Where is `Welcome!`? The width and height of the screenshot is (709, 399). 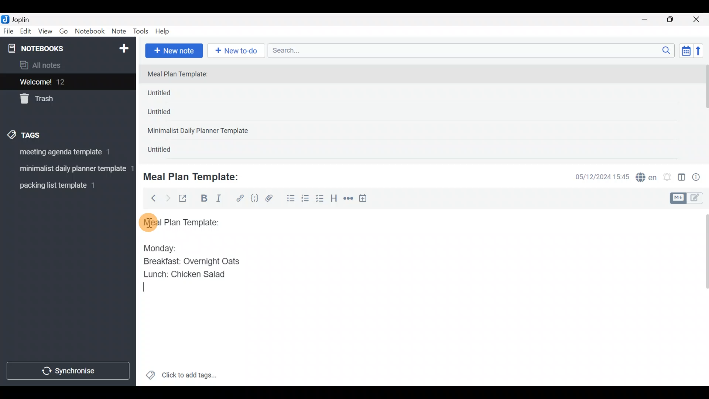
Welcome! is located at coordinates (67, 82).